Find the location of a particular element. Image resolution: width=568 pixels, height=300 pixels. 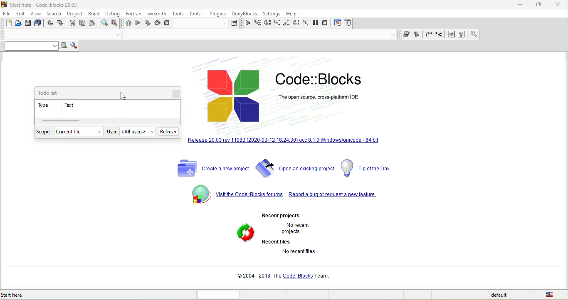

view is located at coordinates (37, 14).